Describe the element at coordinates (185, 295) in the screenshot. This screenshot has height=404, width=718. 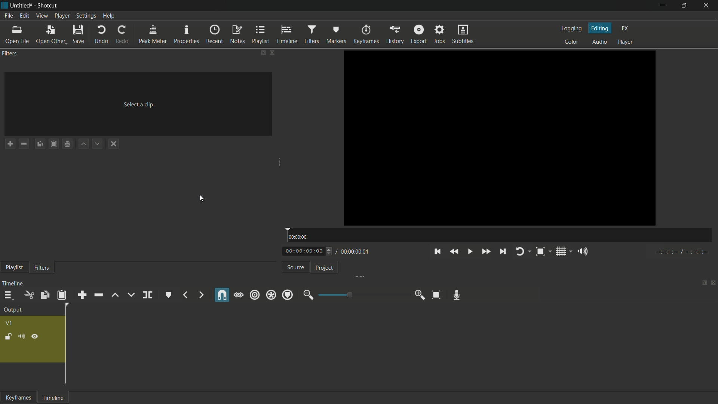
I see `Back` at that location.